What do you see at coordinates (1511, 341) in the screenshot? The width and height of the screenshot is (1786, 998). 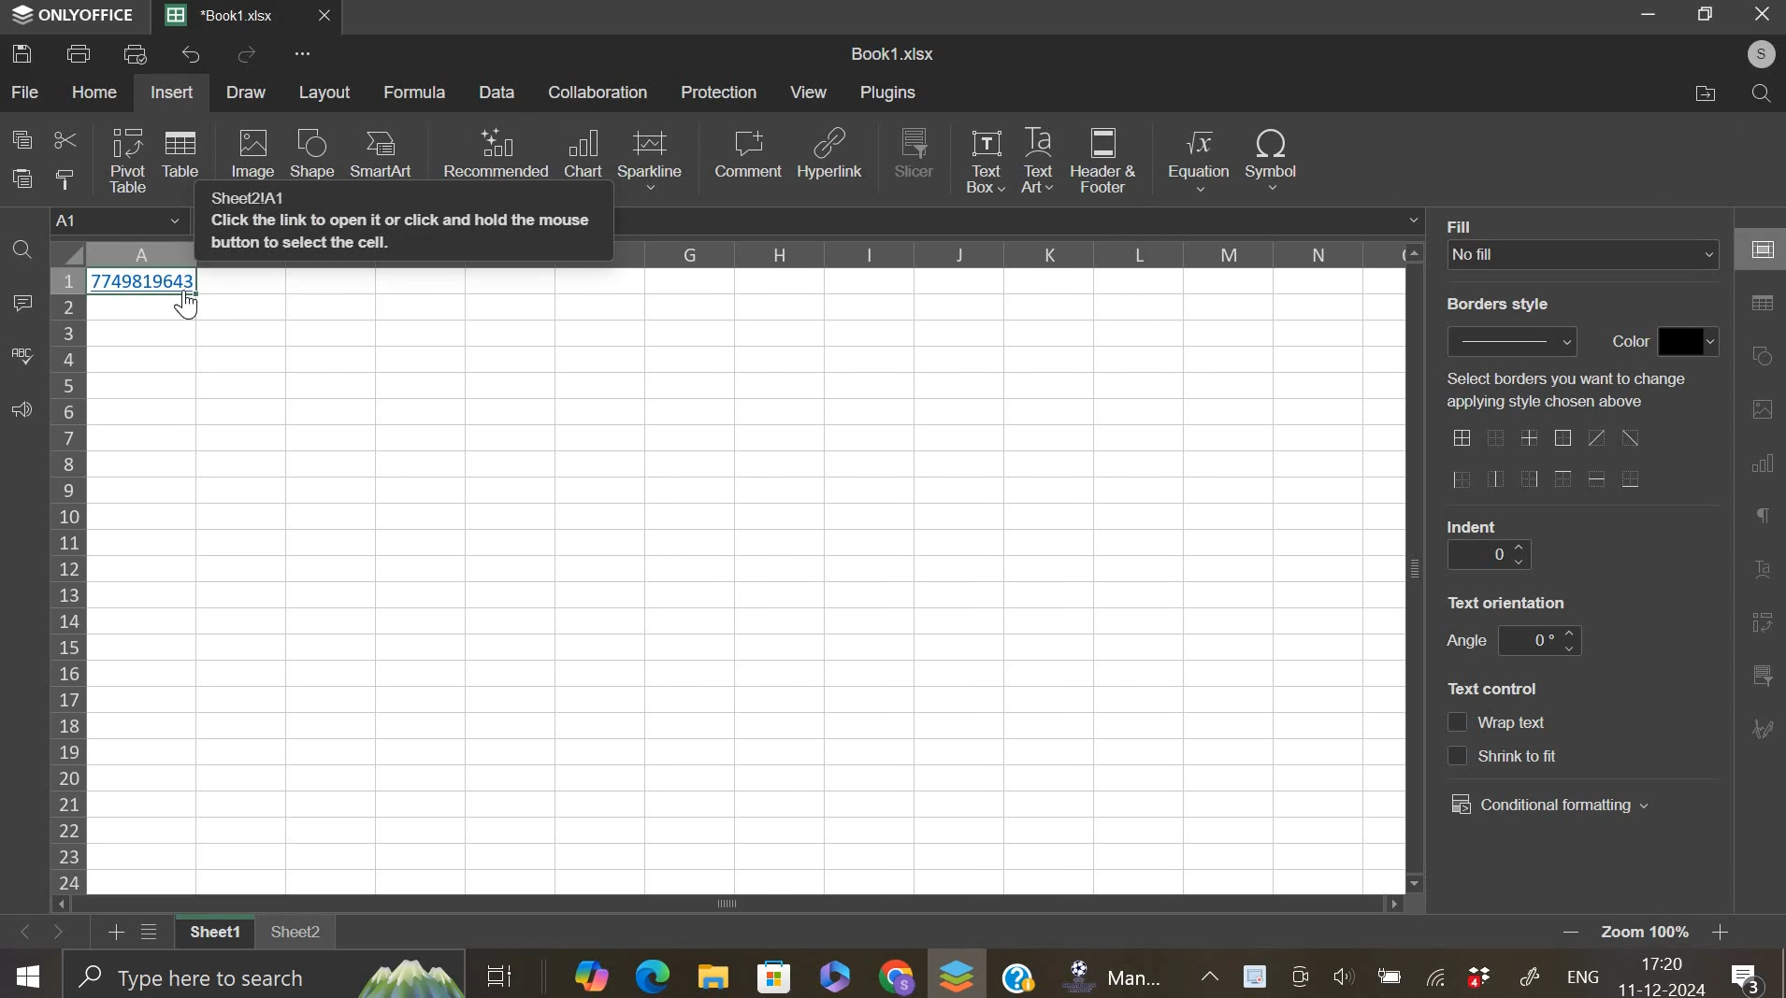 I see `border style` at bounding box center [1511, 341].